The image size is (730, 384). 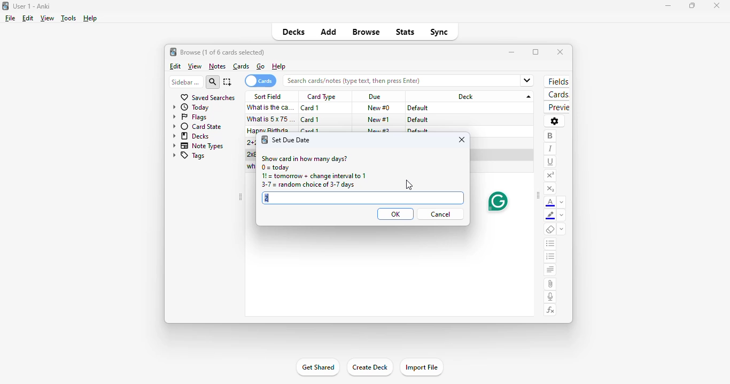 I want to click on change color, so click(x=562, y=202).